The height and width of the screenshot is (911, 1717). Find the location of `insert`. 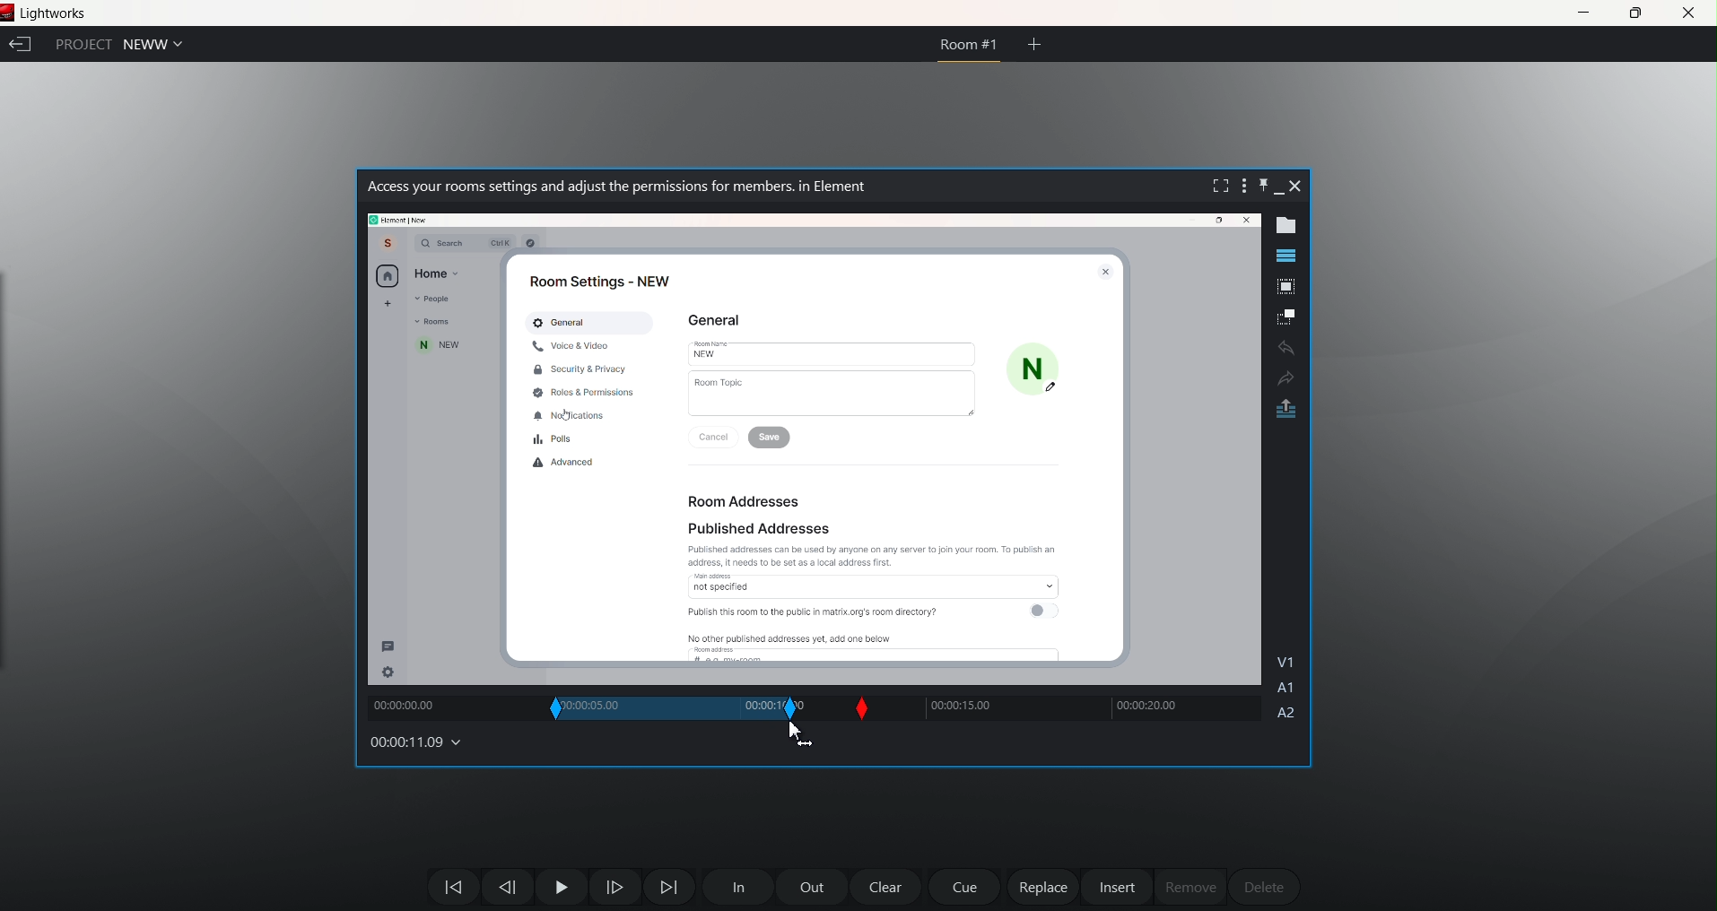

insert is located at coordinates (1119, 887).